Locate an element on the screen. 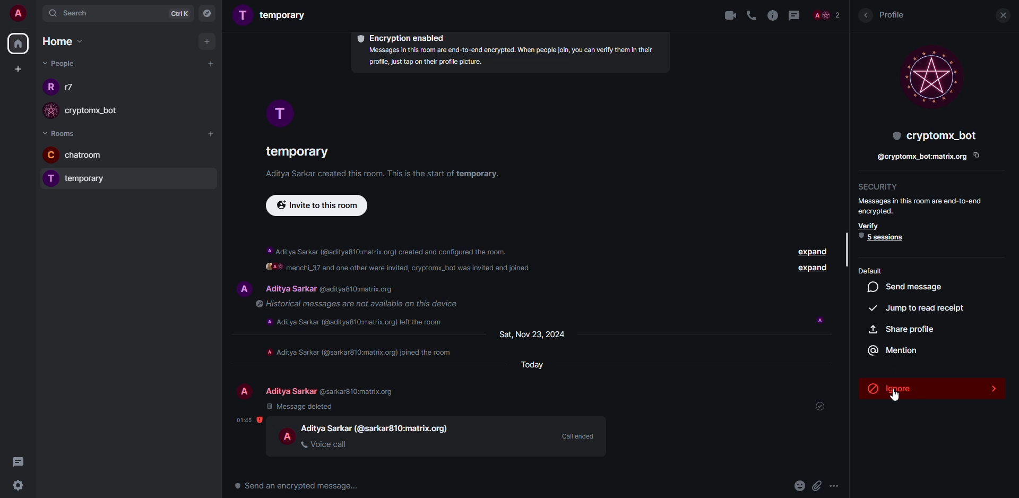 The image size is (1019, 498). profile is located at coordinates (895, 15).